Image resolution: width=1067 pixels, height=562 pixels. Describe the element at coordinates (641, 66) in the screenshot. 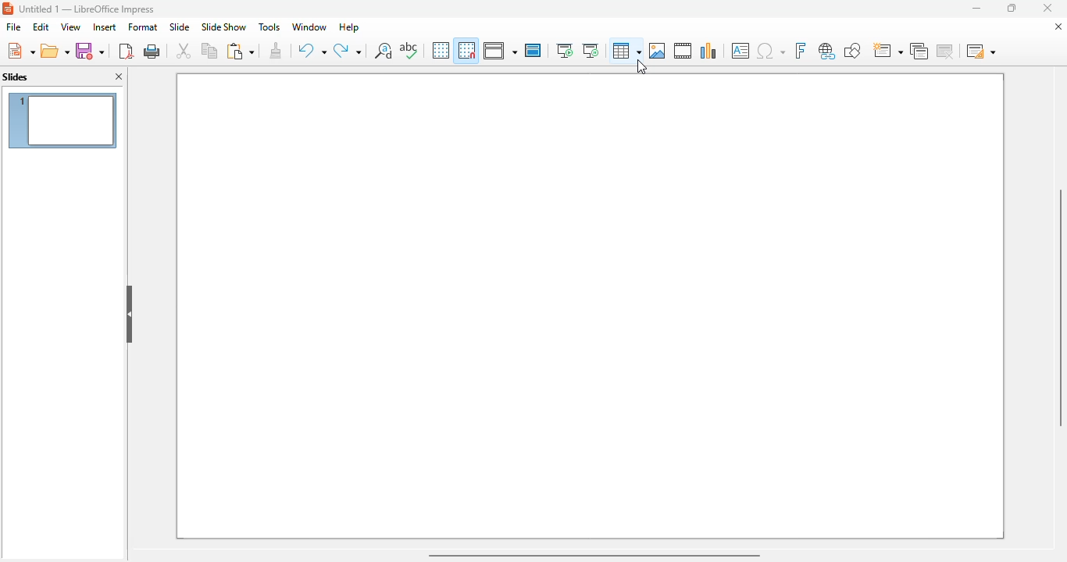

I see `cursor` at that location.